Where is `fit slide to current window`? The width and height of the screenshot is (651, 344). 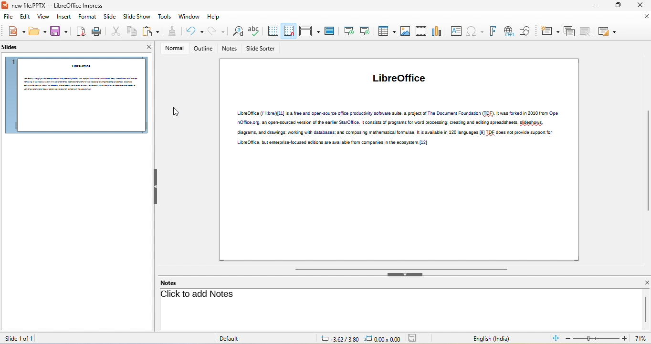
fit slide to current window is located at coordinates (556, 339).